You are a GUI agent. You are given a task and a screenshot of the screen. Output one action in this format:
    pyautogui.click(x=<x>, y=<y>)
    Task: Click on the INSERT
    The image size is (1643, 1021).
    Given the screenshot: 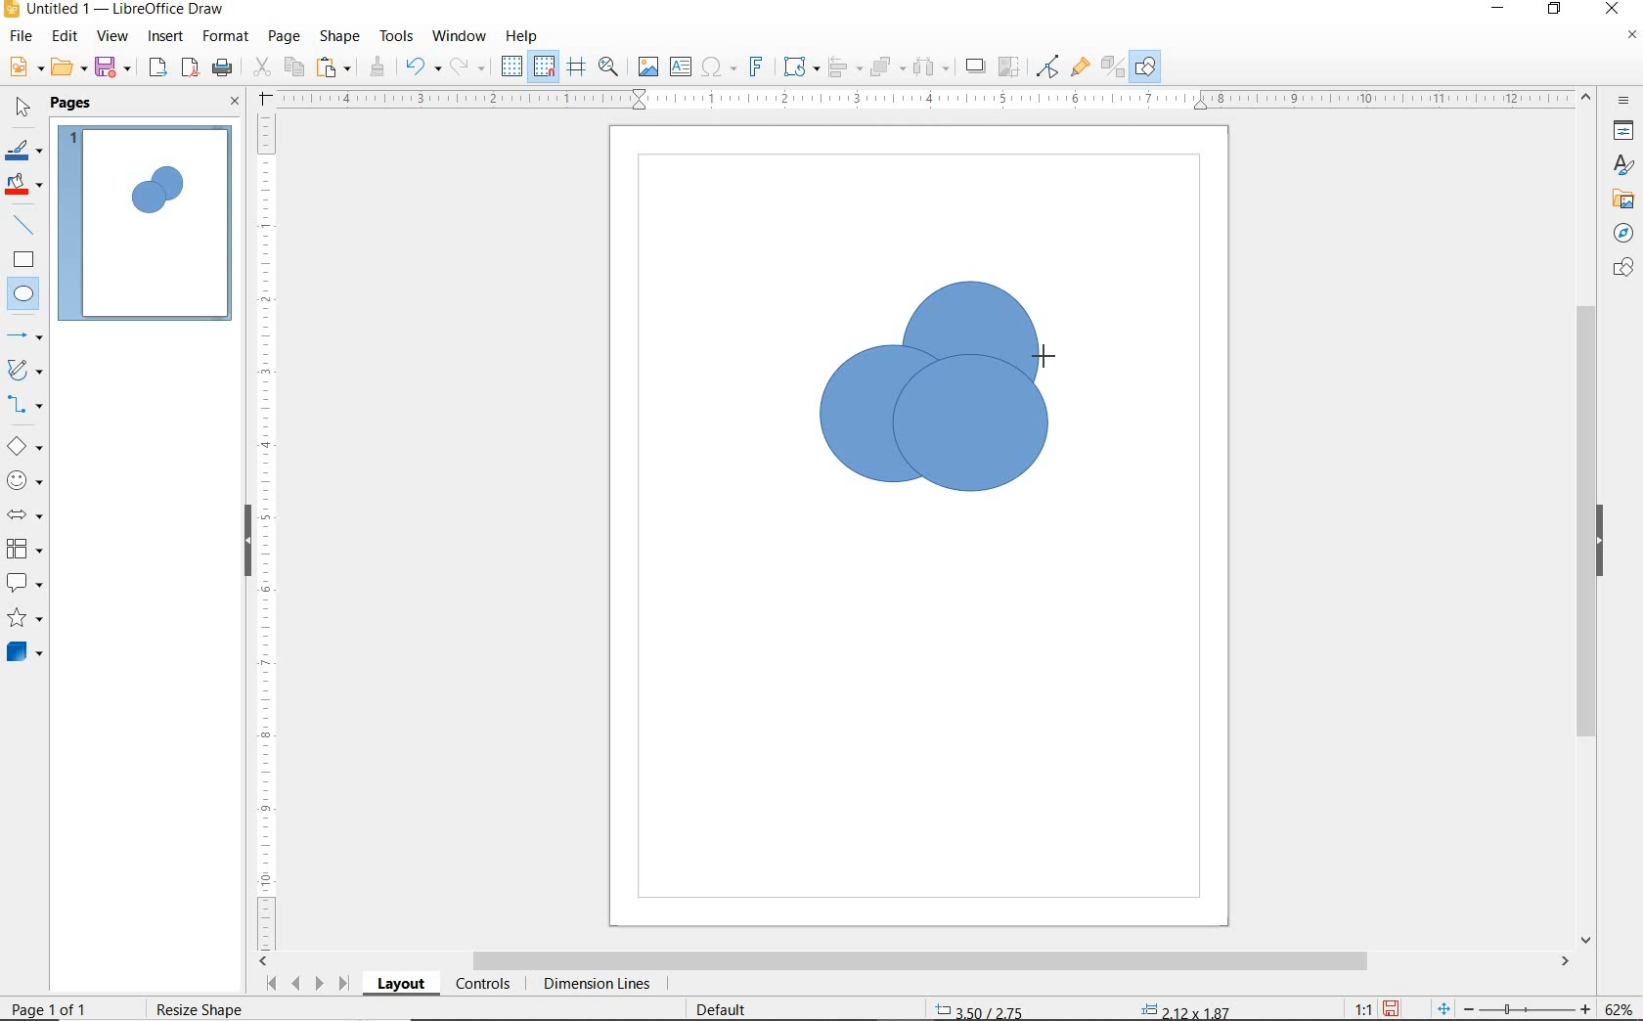 What is the action you would take?
    pyautogui.click(x=168, y=38)
    